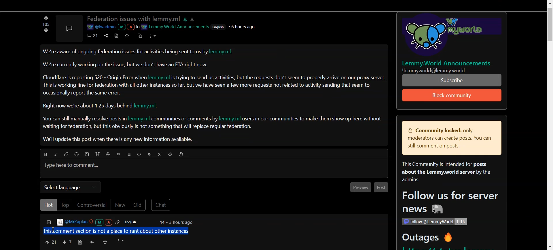 This screenshot has width=553, height=250. Describe the element at coordinates (119, 230) in the screenshot. I see `this comment section is not a place to rant about other instances` at that location.